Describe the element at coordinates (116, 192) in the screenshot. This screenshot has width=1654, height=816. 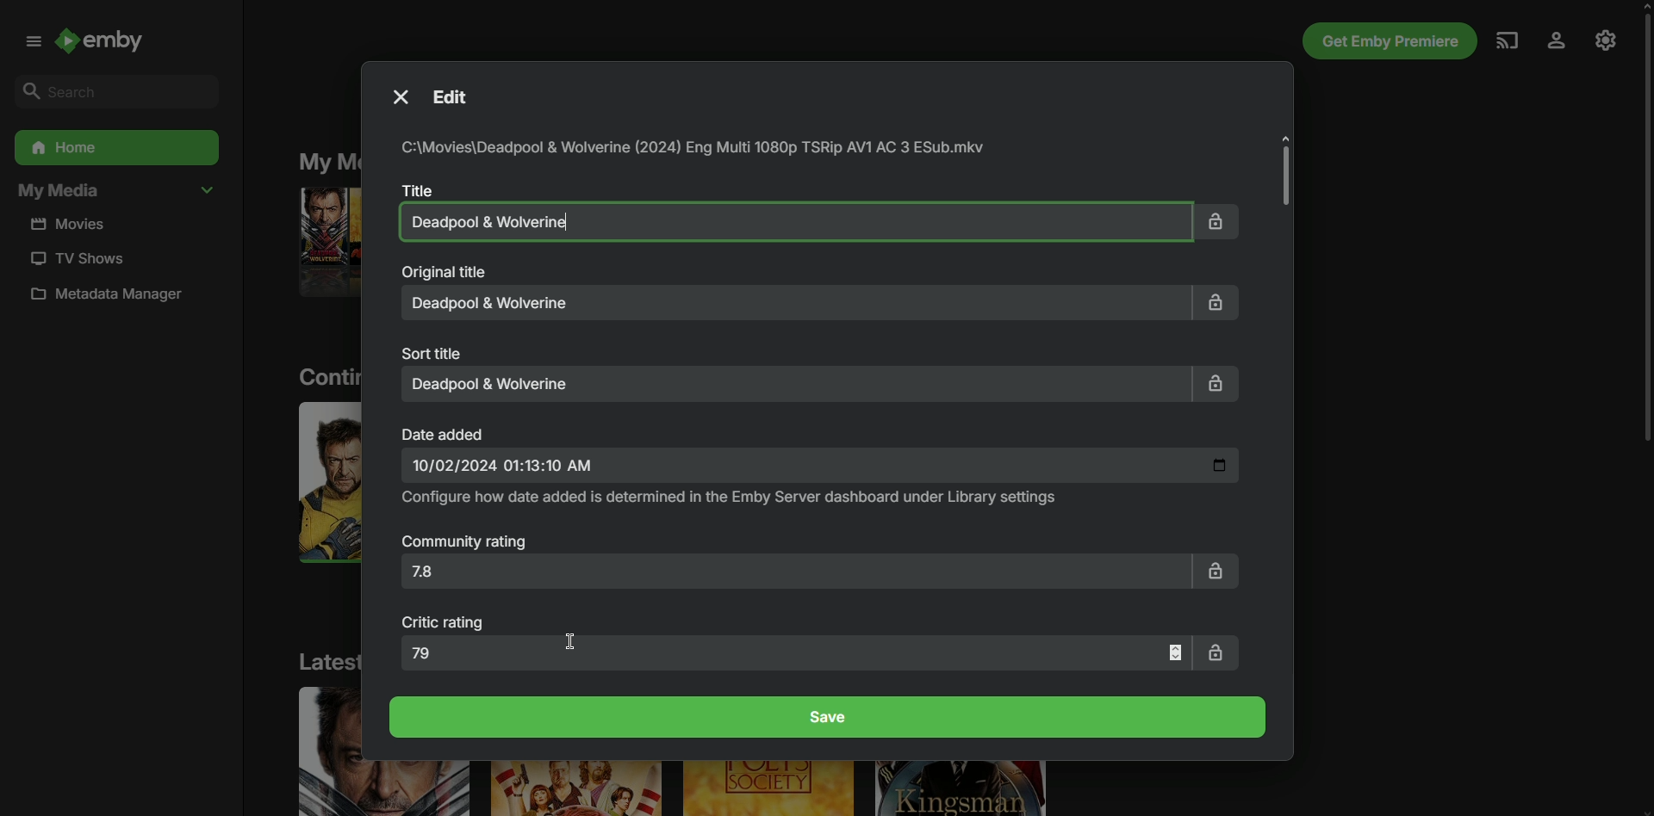
I see `My Media` at that location.